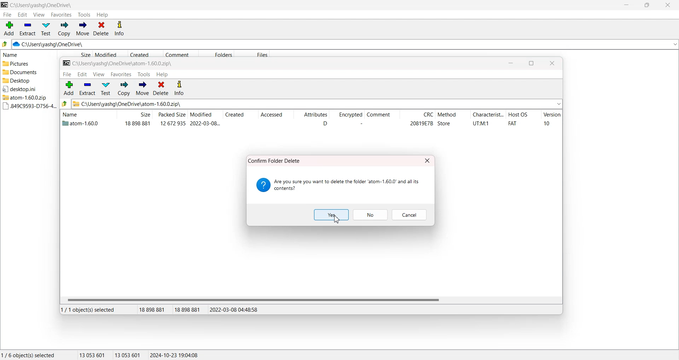 The image size is (679, 360). Describe the element at coordinates (410, 215) in the screenshot. I see `Cancel` at that location.